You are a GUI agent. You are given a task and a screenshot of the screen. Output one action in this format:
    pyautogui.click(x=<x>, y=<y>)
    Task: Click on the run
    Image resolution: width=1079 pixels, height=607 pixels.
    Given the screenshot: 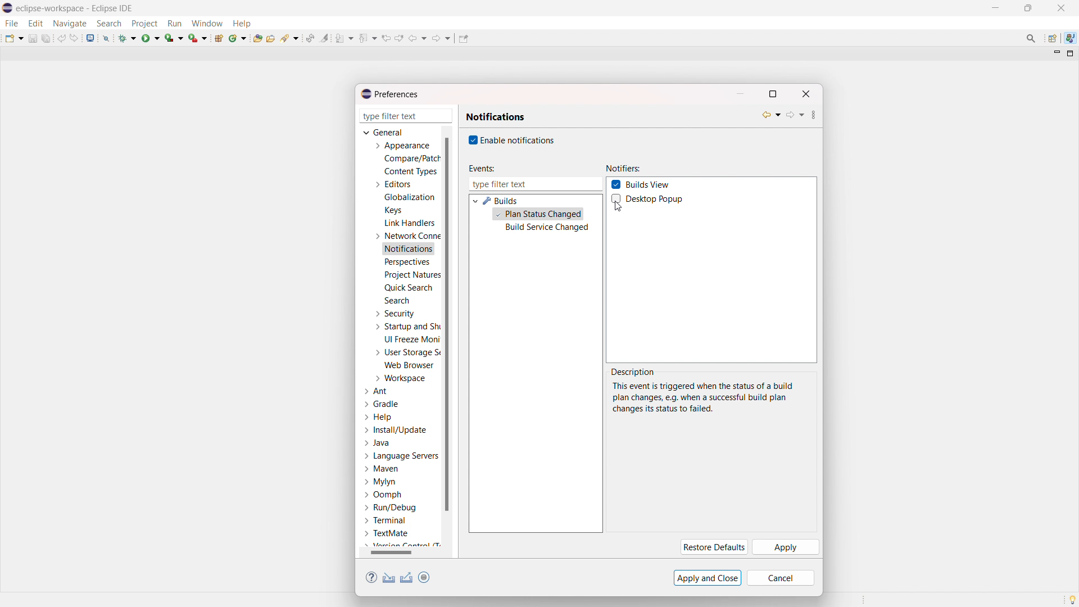 What is the action you would take?
    pyautogui.click(x=174, y=24)
    